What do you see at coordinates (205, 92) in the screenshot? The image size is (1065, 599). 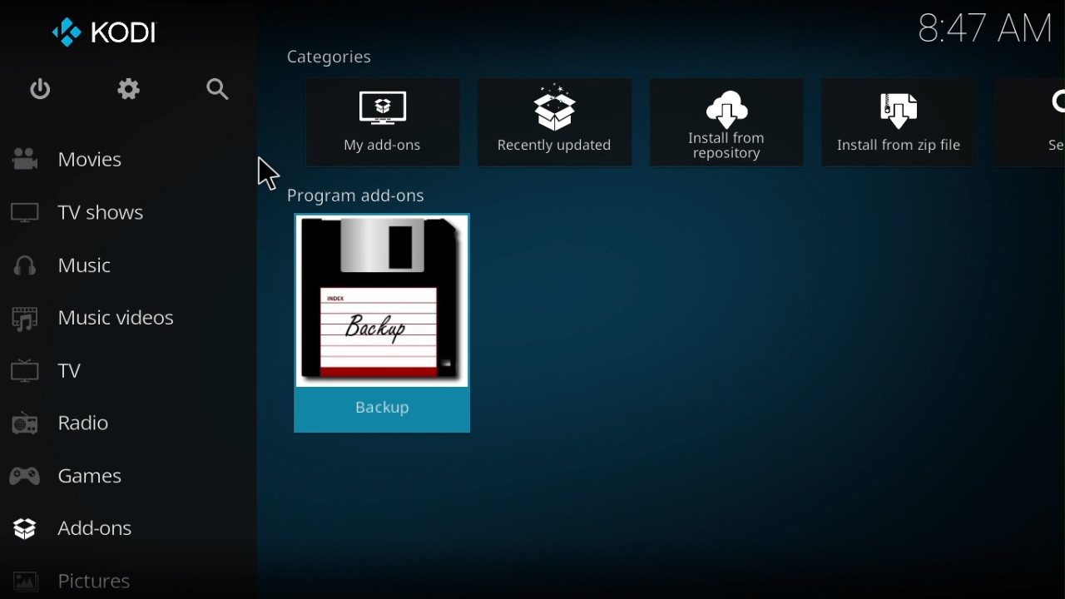 I see `Search` at bounding box center [205, 92].